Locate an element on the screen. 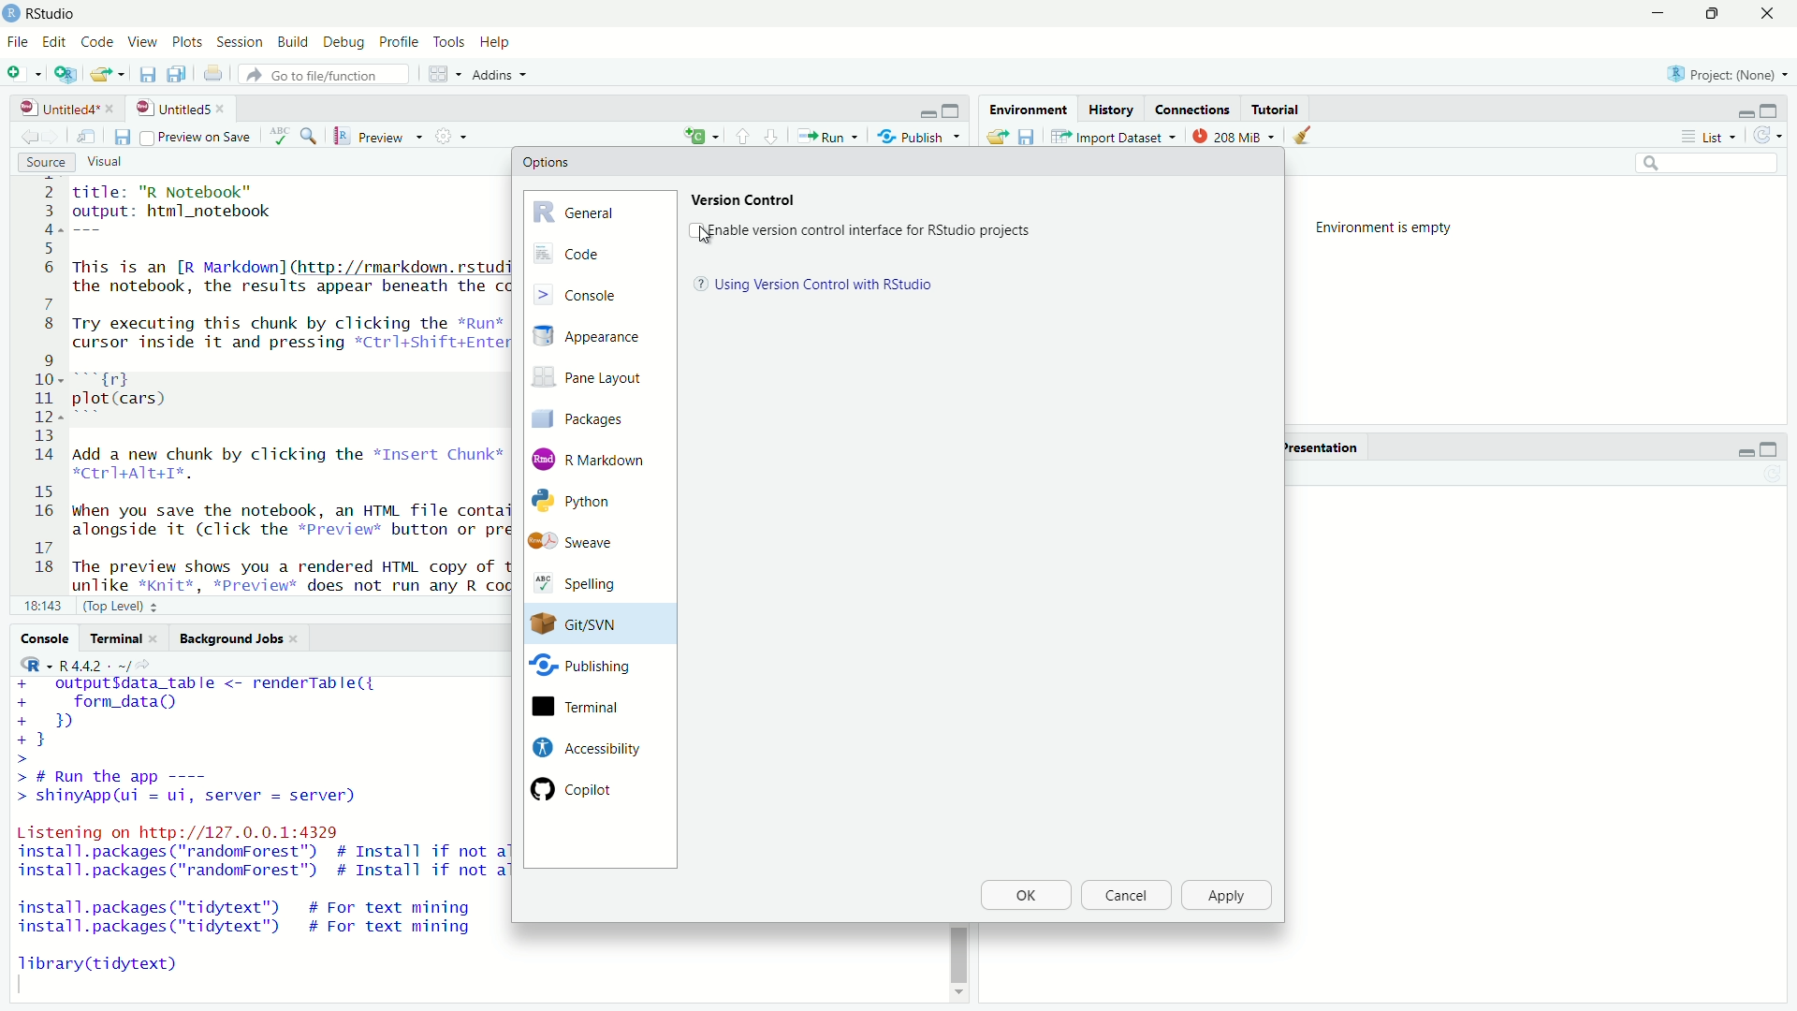 The image size is (1797, 1011). Sweave is located at coordinates (583, 542).